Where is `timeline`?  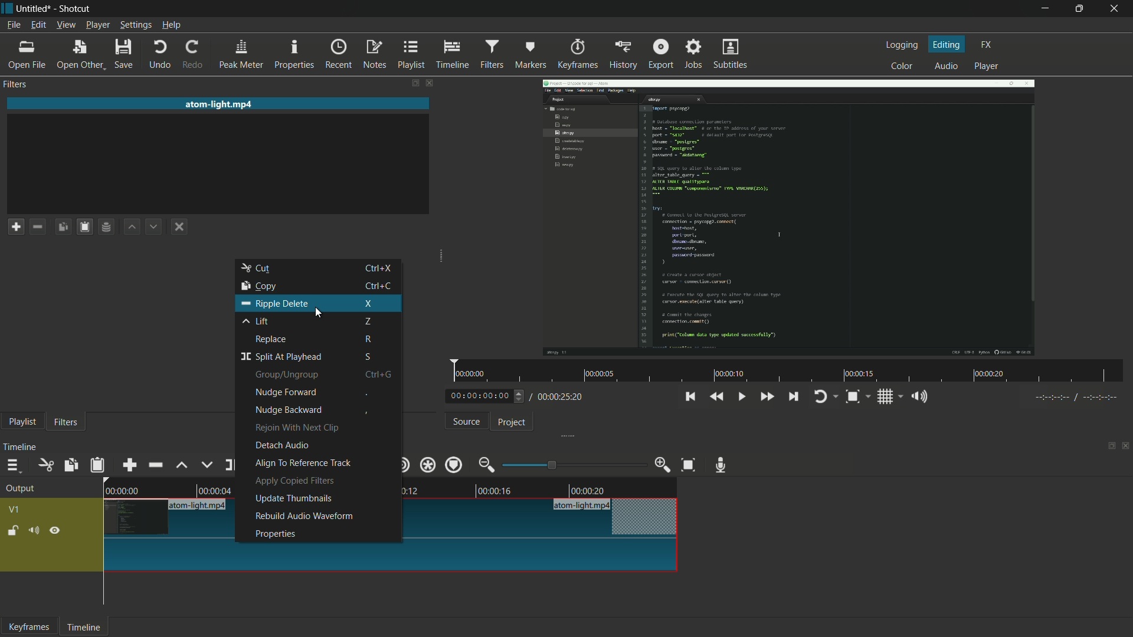
timeline is located at coordinates (453, 55).